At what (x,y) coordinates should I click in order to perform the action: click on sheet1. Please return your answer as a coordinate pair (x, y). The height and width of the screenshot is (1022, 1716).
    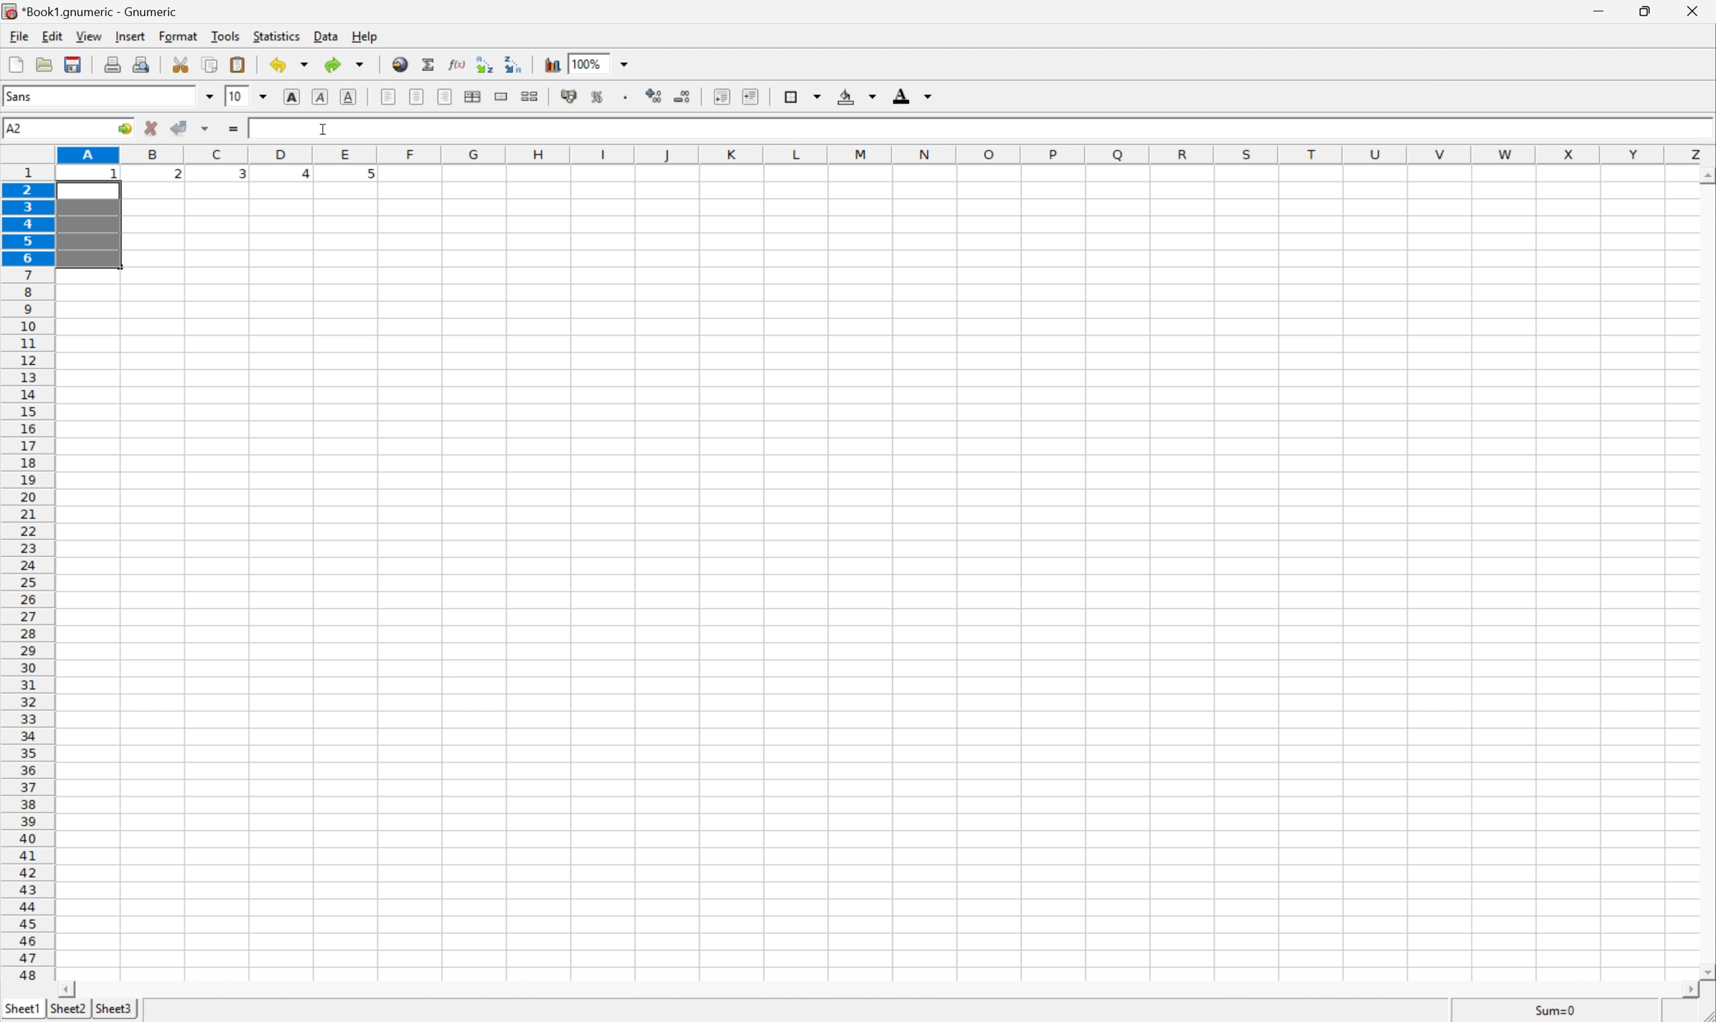
    Looking at the image, I should click on (21, 1012).